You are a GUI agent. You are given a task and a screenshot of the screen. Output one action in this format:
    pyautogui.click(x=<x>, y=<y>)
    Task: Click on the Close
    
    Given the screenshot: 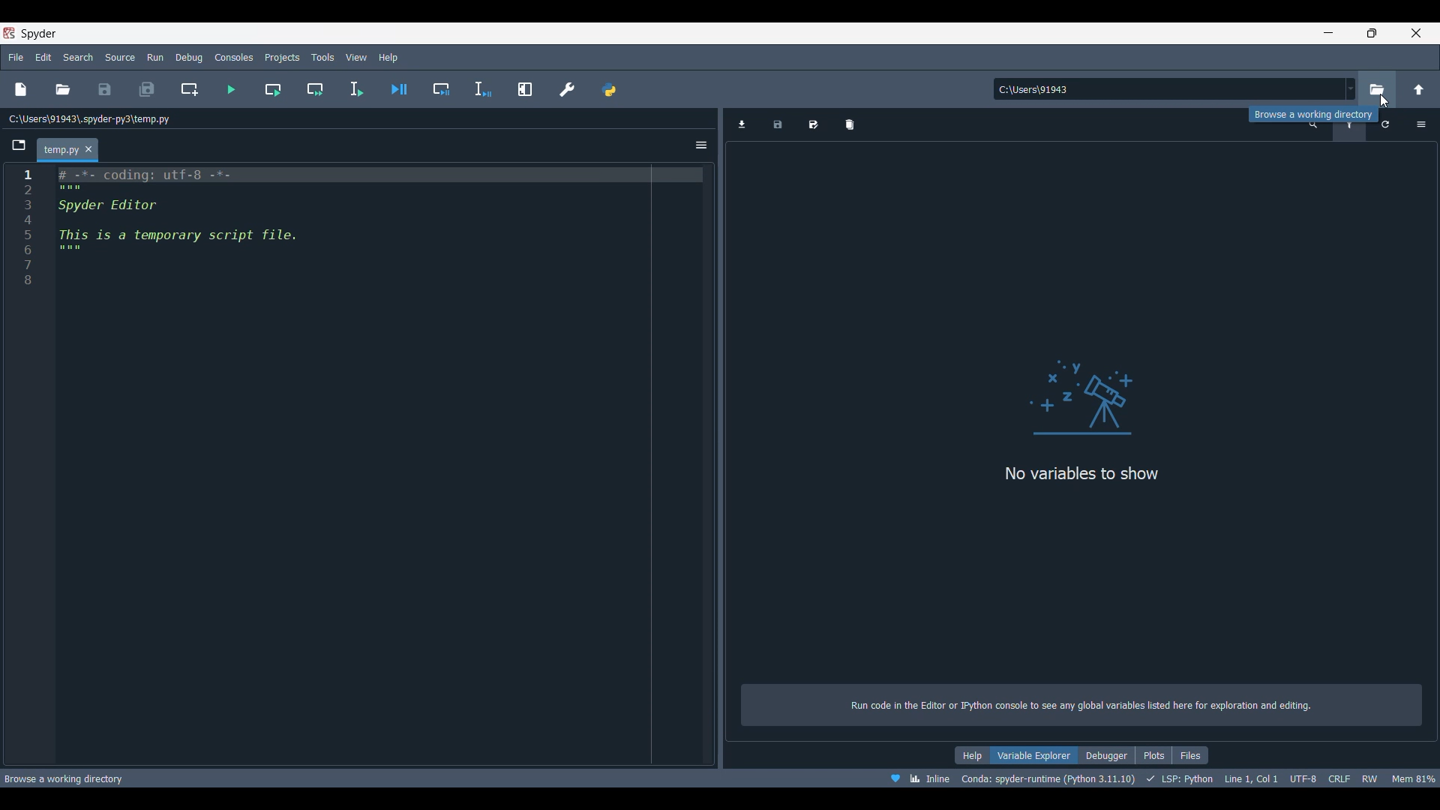 What is the action you would take?
    pyautogui.click(x=1416, y=33)
    